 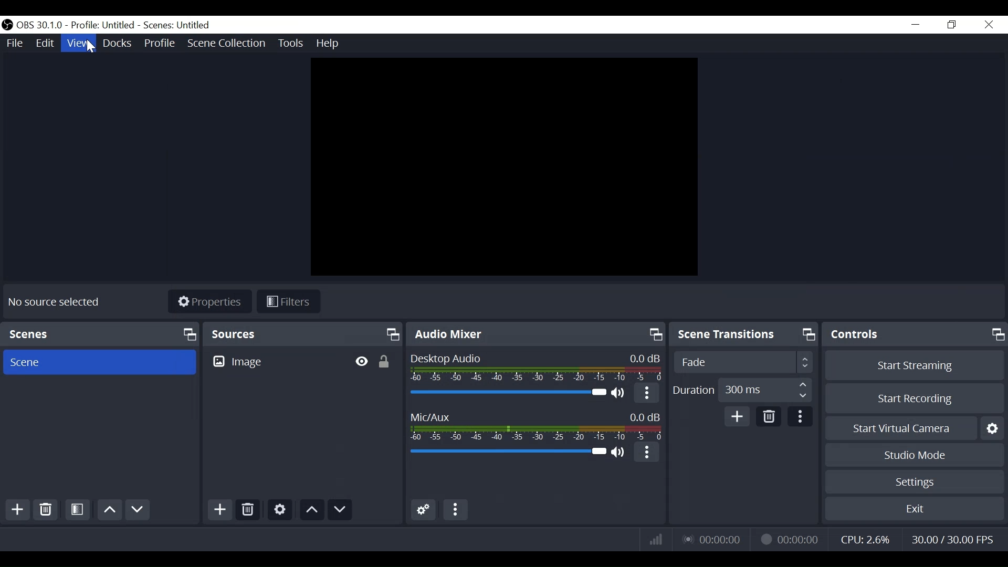 I want to click on Advanced Audio Settings, so click(x=423, y=510).